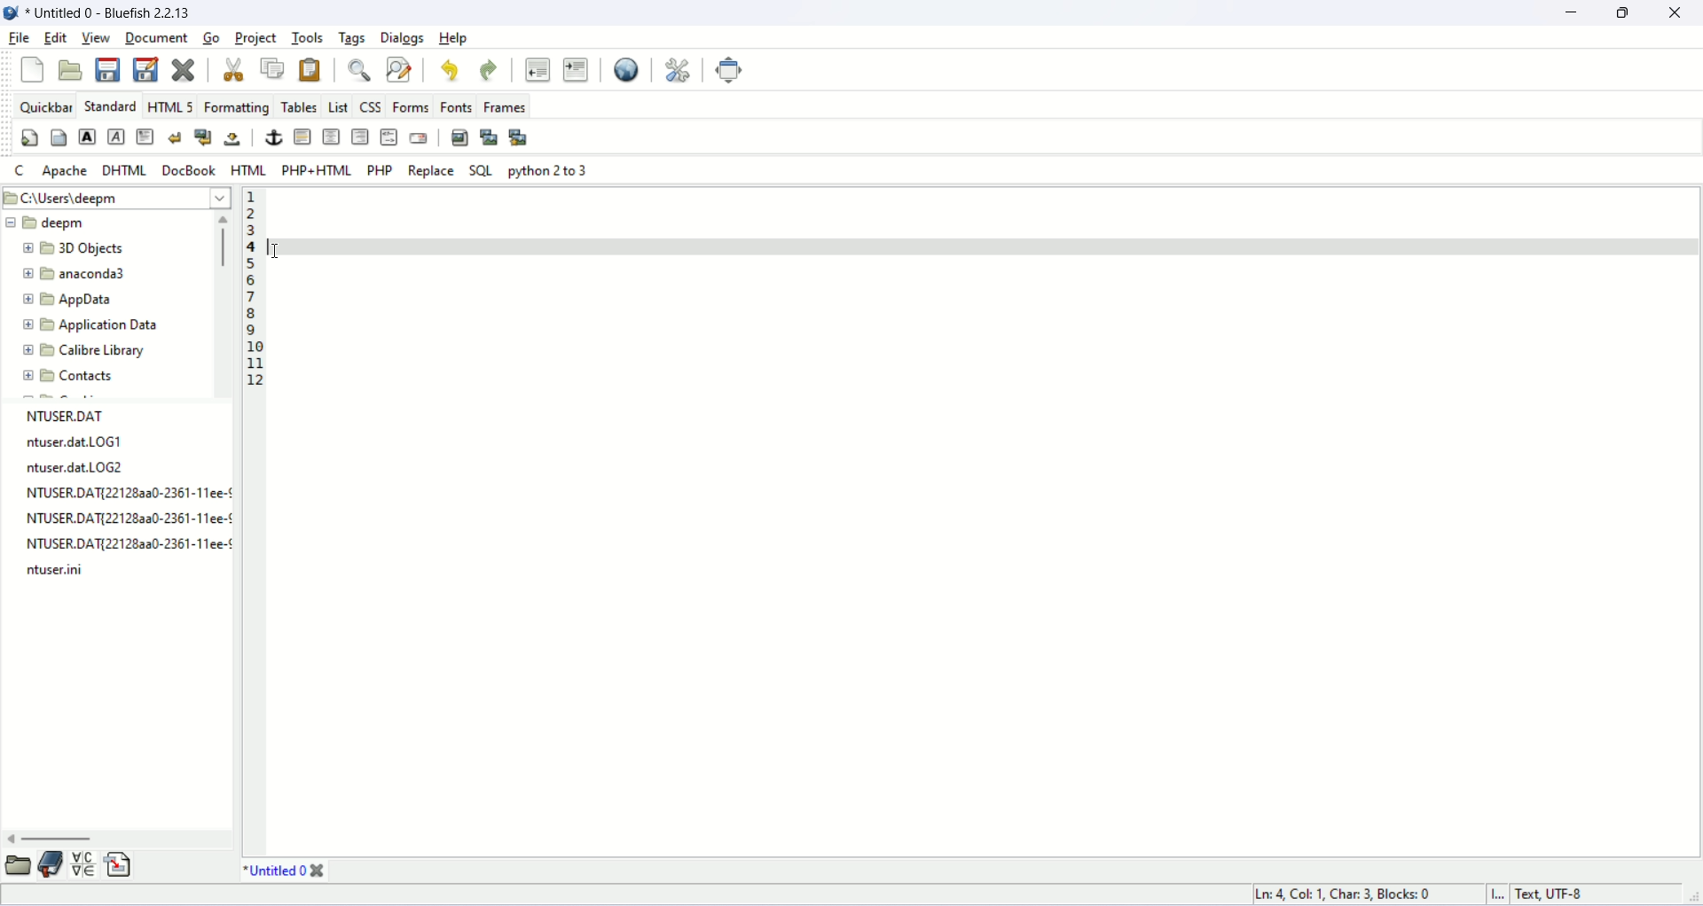  What do you see at coordinates (235, 138) in the screenshot?
I see `non breaking space` at bounding box center [235, 138].